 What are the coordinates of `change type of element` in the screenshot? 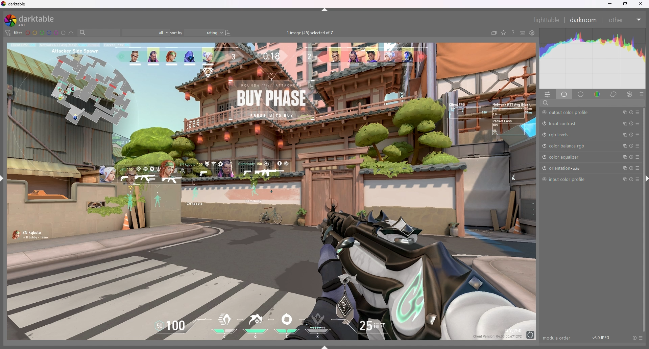 It's located at (504, 33).